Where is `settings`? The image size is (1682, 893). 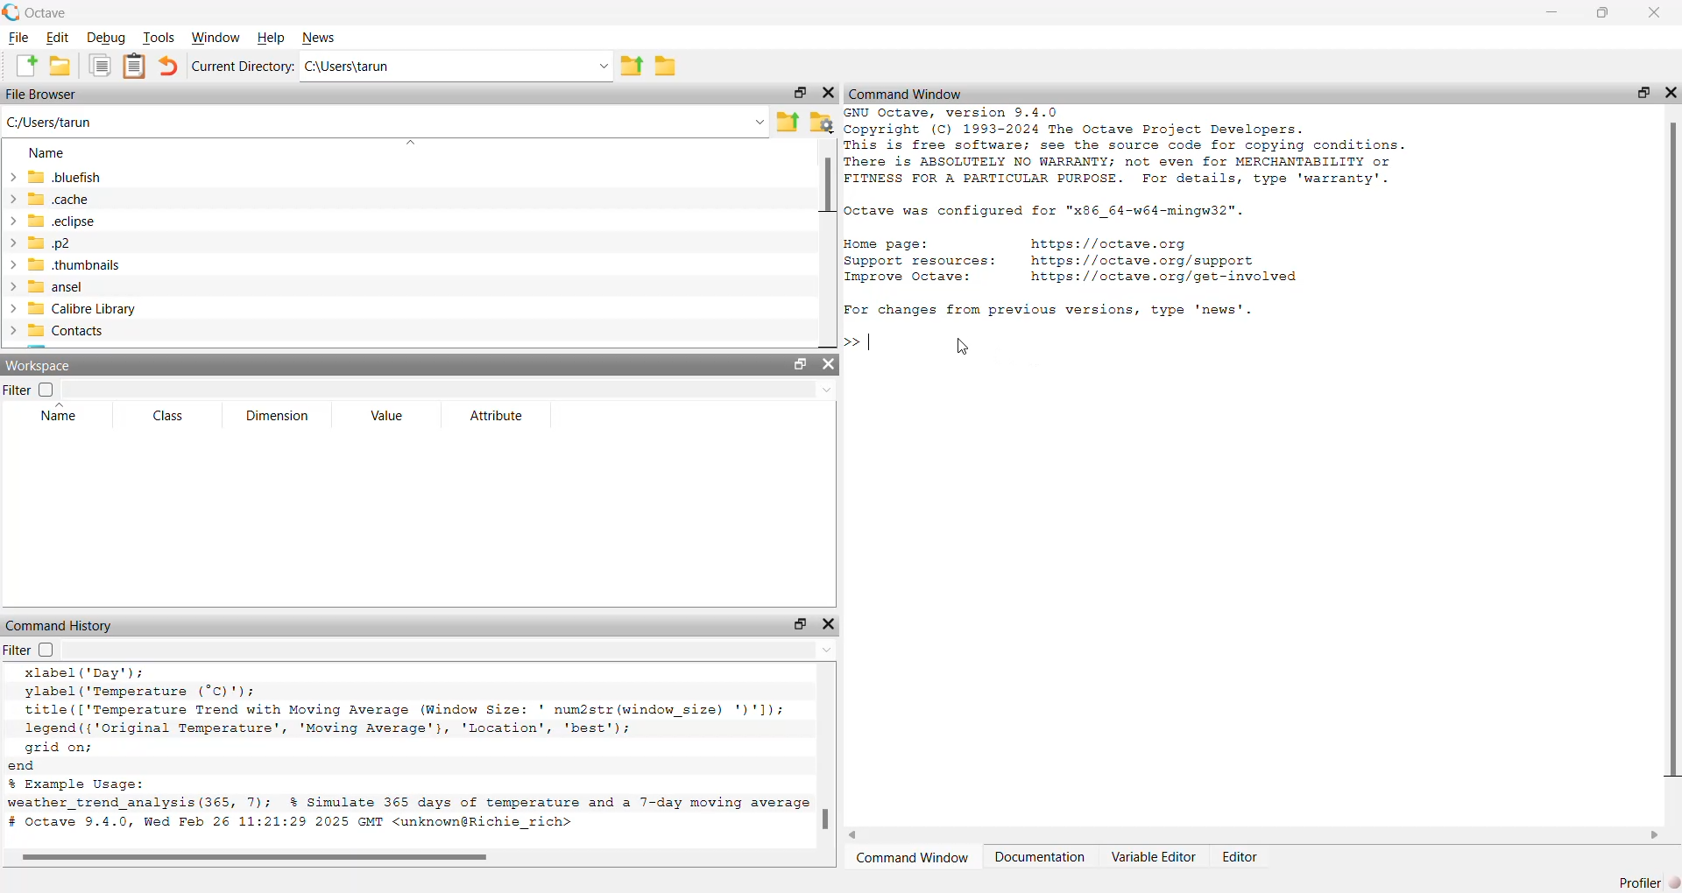 settings is located at coordinates (825, 121).